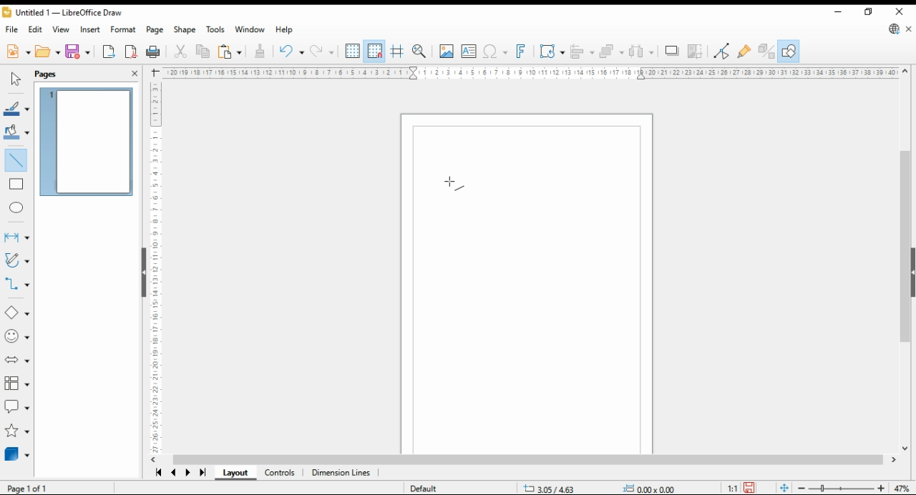 The width and height of the screenshot is (916, 495). Describe the element at coordinates (29, 488) in the screenshot. I see `page 1 of 1` at that location.